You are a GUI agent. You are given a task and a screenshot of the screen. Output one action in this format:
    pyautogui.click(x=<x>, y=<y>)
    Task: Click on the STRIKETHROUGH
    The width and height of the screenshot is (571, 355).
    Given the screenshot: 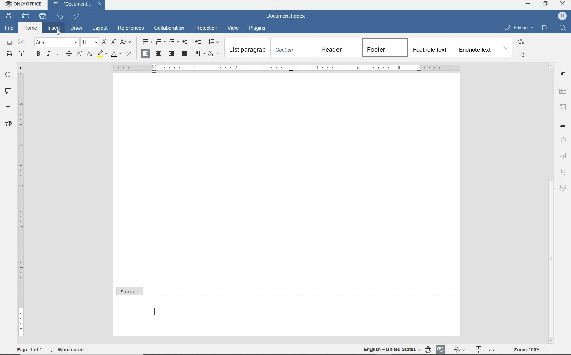 What is the action you would take?
    pyautogui.click(x=69, y=54)
    